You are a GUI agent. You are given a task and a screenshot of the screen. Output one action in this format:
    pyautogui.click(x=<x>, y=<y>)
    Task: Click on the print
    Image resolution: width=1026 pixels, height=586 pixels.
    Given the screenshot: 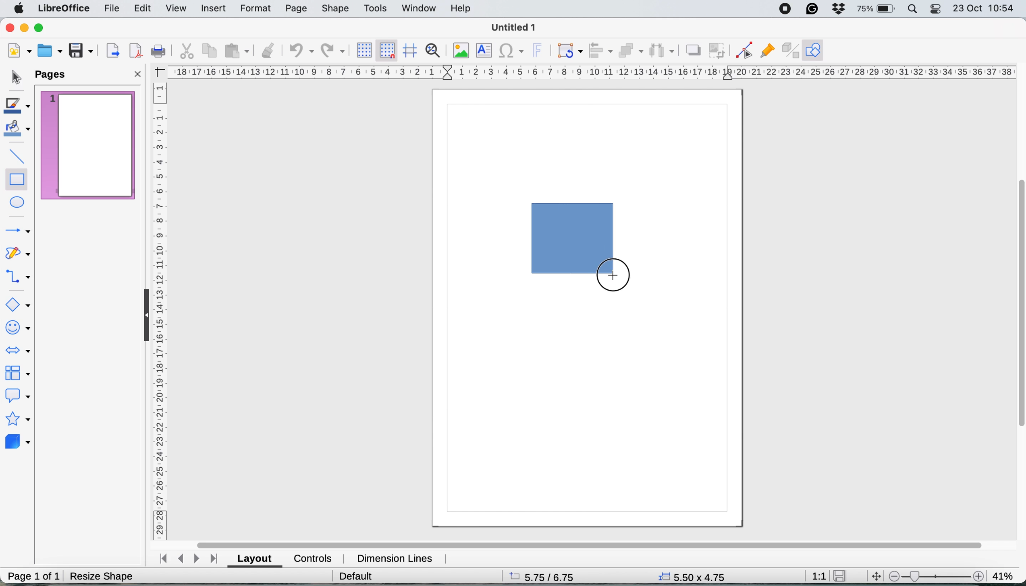 What is the action you would take?
    pyautogui.click(x=157, y=52)
    